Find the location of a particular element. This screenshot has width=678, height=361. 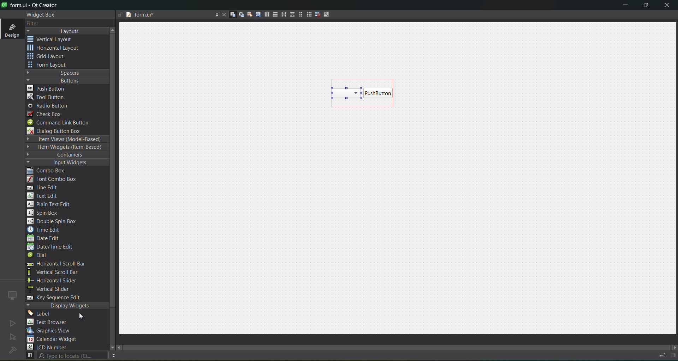

lcd number is located at coordinates (49, 347).